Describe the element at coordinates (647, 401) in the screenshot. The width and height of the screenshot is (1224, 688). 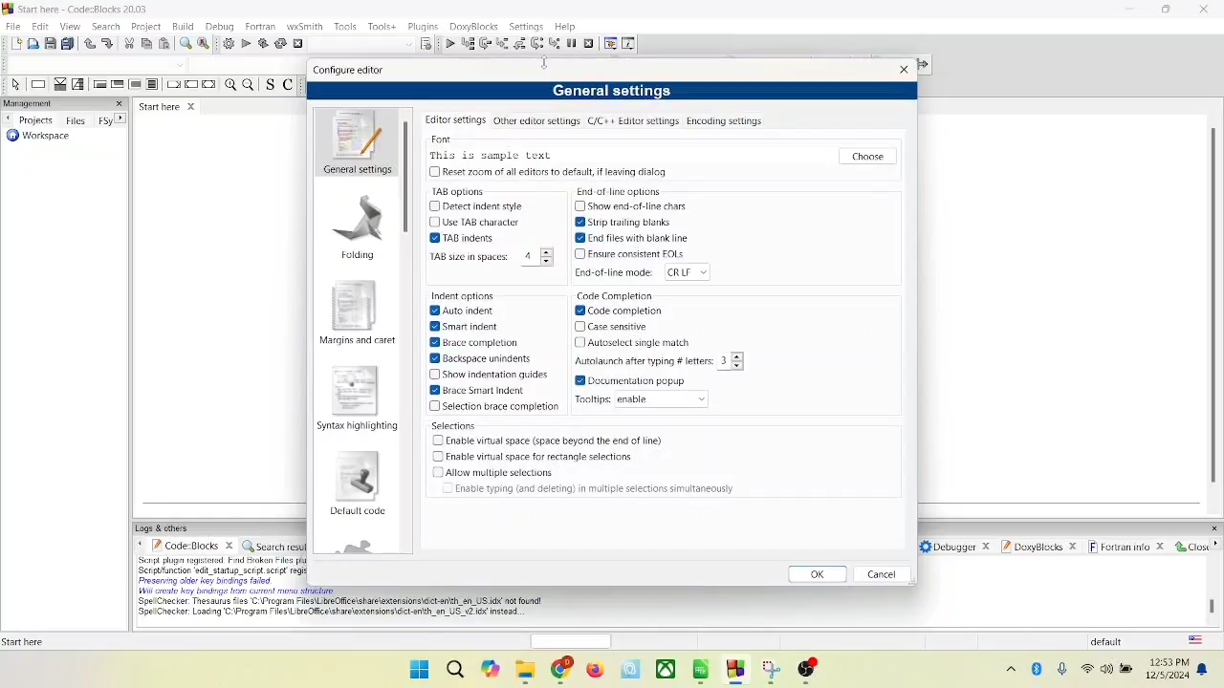
I see `tooltips` at that location.